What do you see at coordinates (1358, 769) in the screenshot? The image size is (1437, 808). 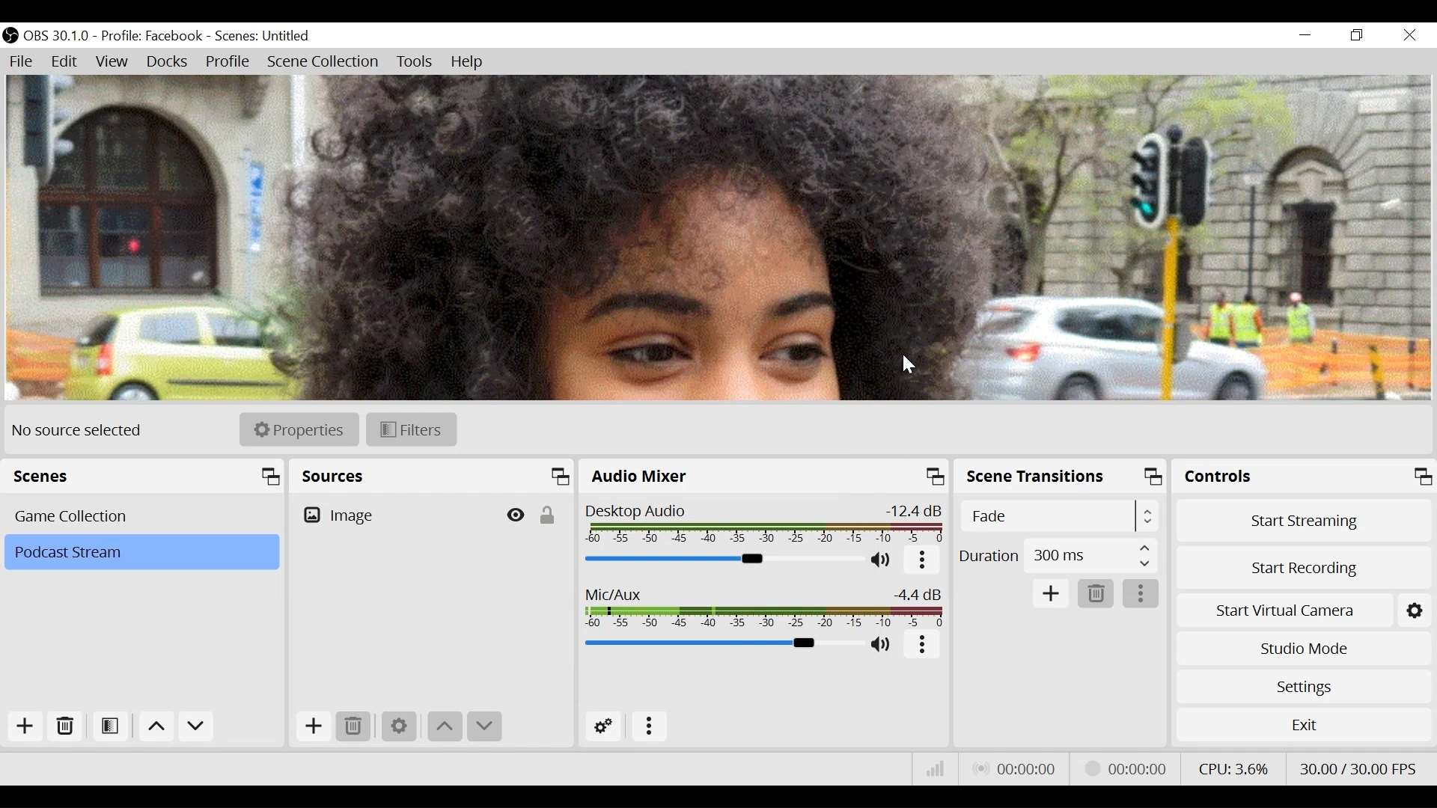 I see `Frame Per Second` at bounding box center [1358, 769].